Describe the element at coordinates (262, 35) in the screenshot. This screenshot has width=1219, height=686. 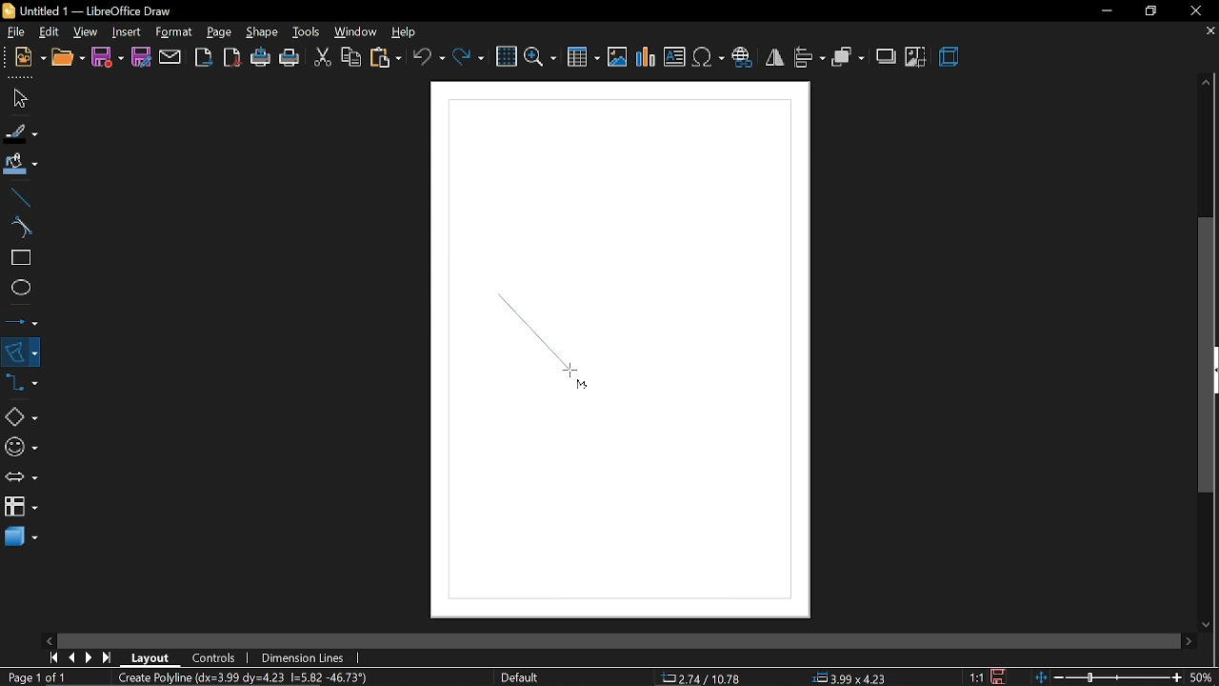
I see `shape` at that location.